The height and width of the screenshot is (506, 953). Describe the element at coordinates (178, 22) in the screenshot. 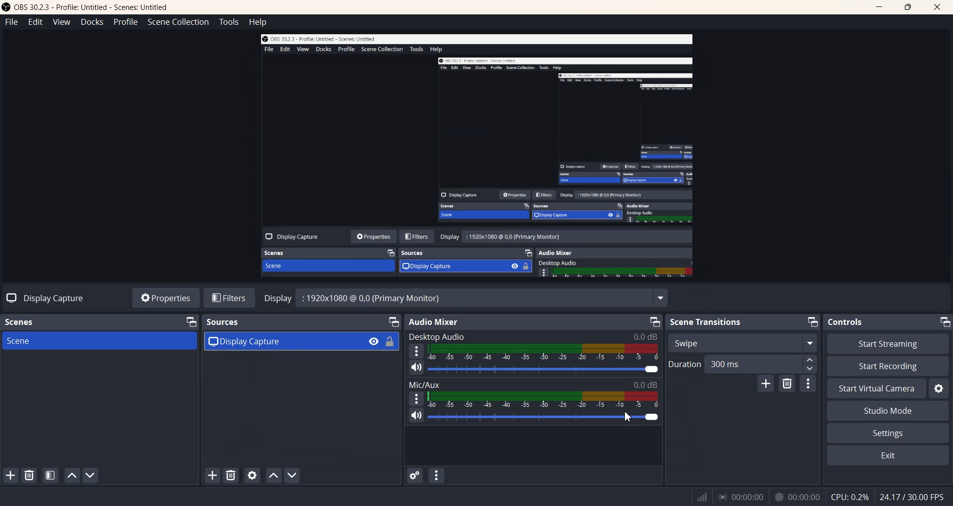

I see `Scene Collection` at that location.